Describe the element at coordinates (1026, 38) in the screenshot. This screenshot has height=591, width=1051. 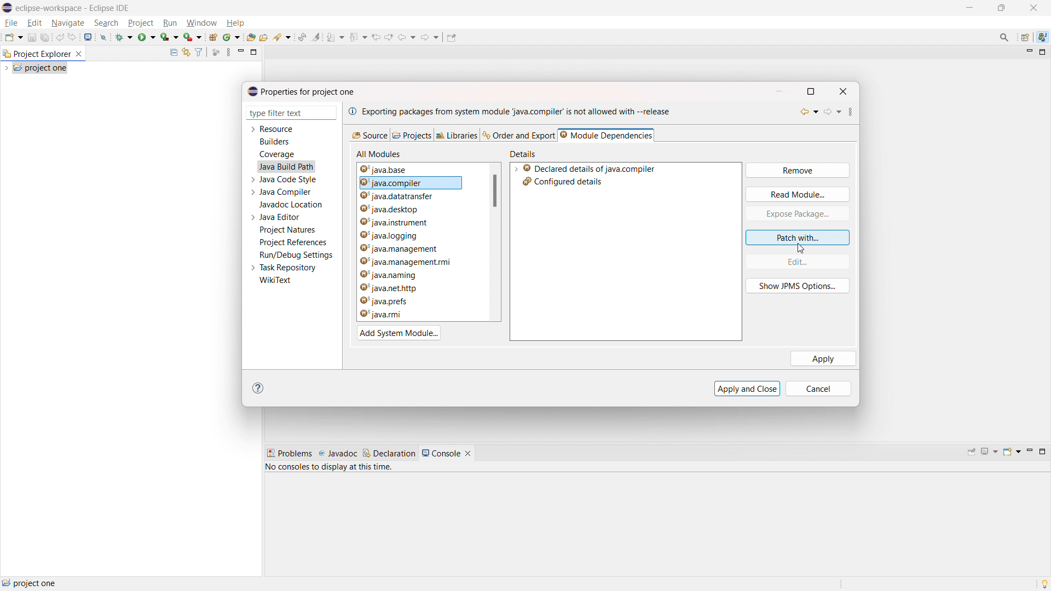
I see `open perspective` at that location.